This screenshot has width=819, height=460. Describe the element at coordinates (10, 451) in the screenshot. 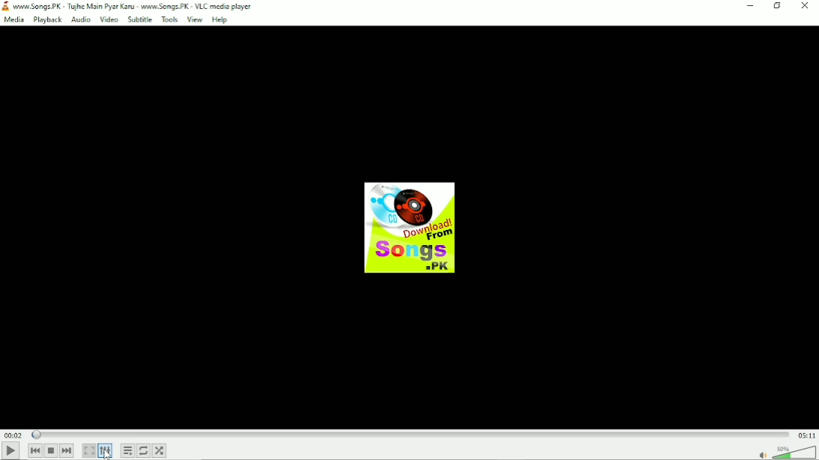

I see `Play` at that location.